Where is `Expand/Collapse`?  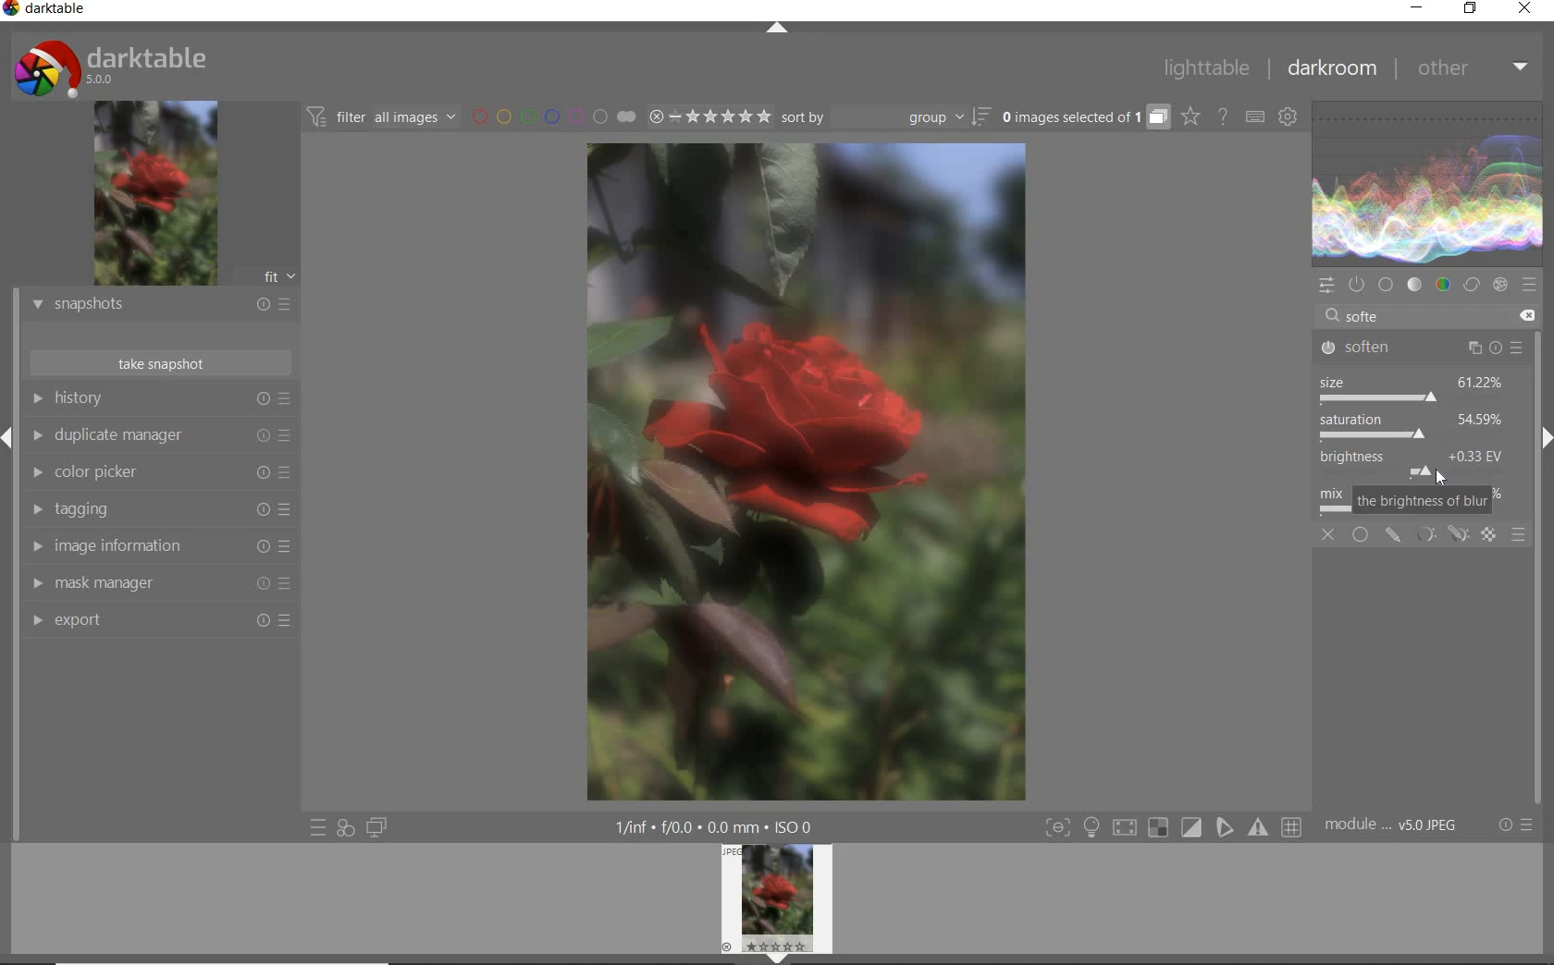
Expand/Collapse is located at coordinates (9, 435).